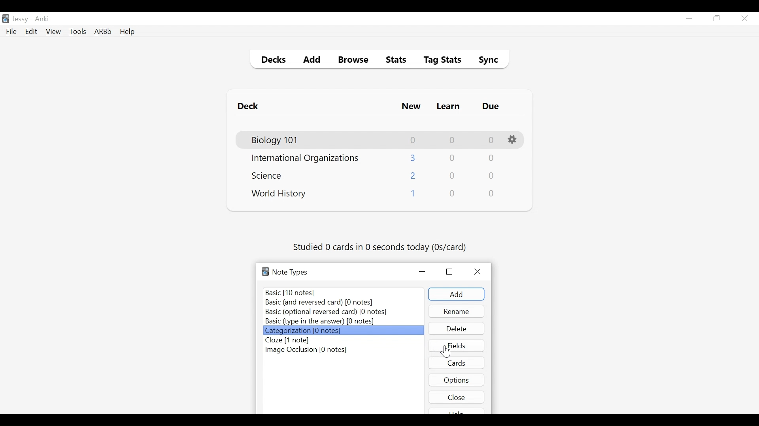  I want to click on Options, so click(457, 379).